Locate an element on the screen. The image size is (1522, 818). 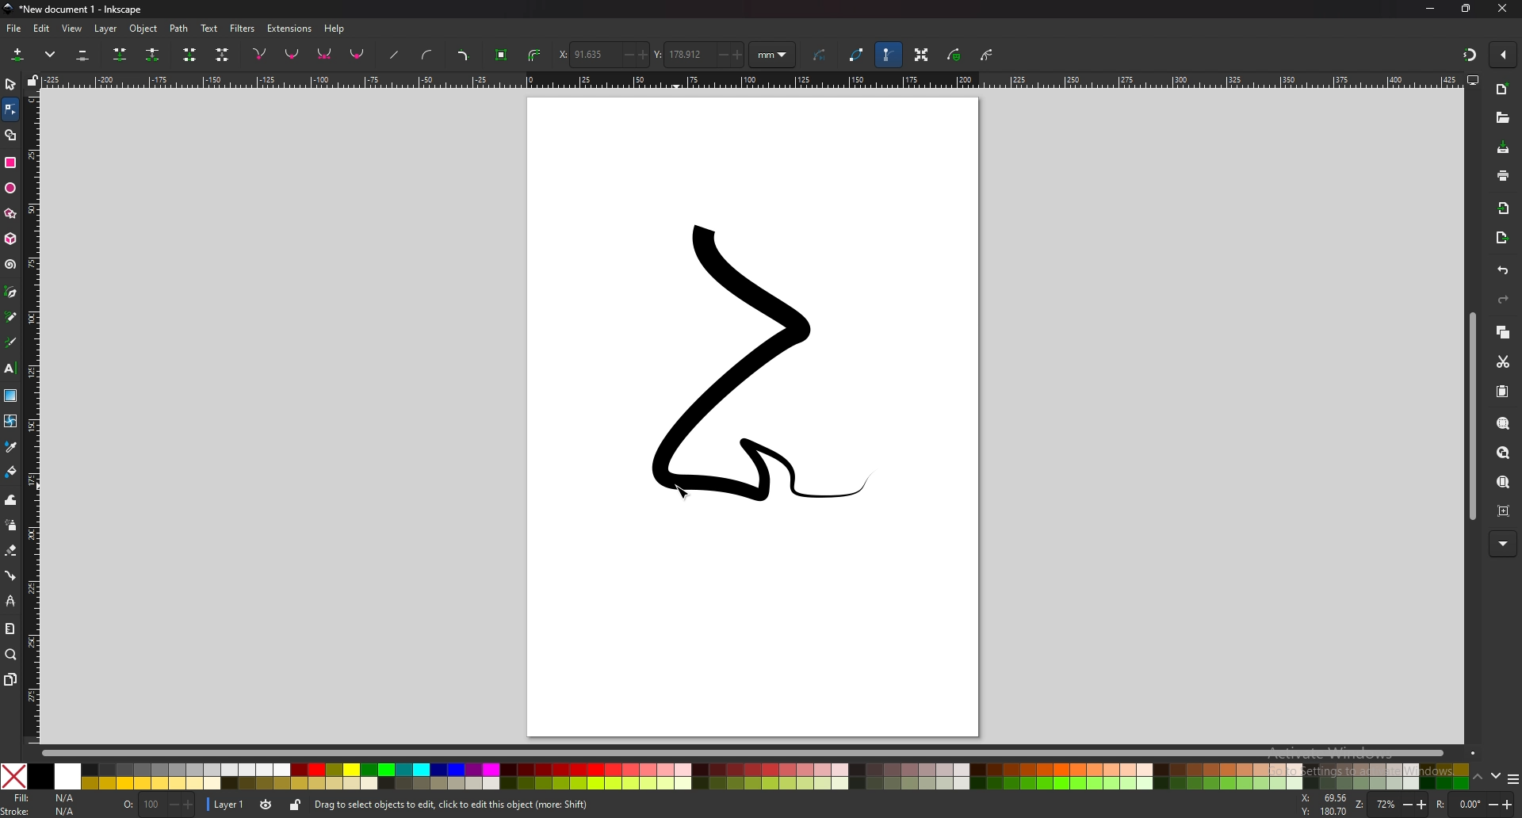
measure is located at coordinates (10, 629).